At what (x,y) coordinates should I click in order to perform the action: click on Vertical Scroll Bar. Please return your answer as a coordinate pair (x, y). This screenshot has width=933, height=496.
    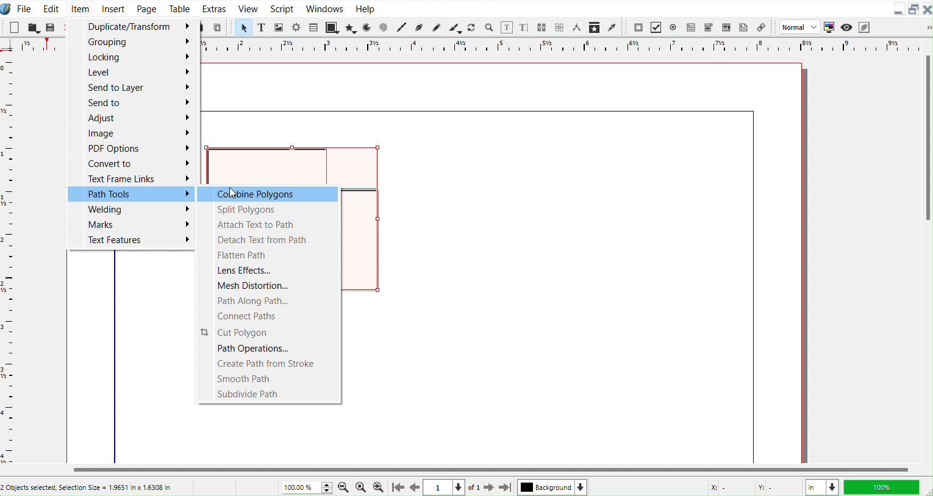
    Looking at the image, I should click on (926, 249).